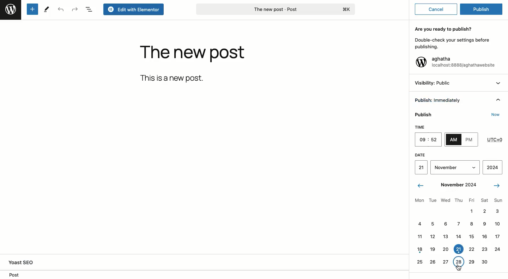  I want to click on The new post - Post, so click(275, 10).